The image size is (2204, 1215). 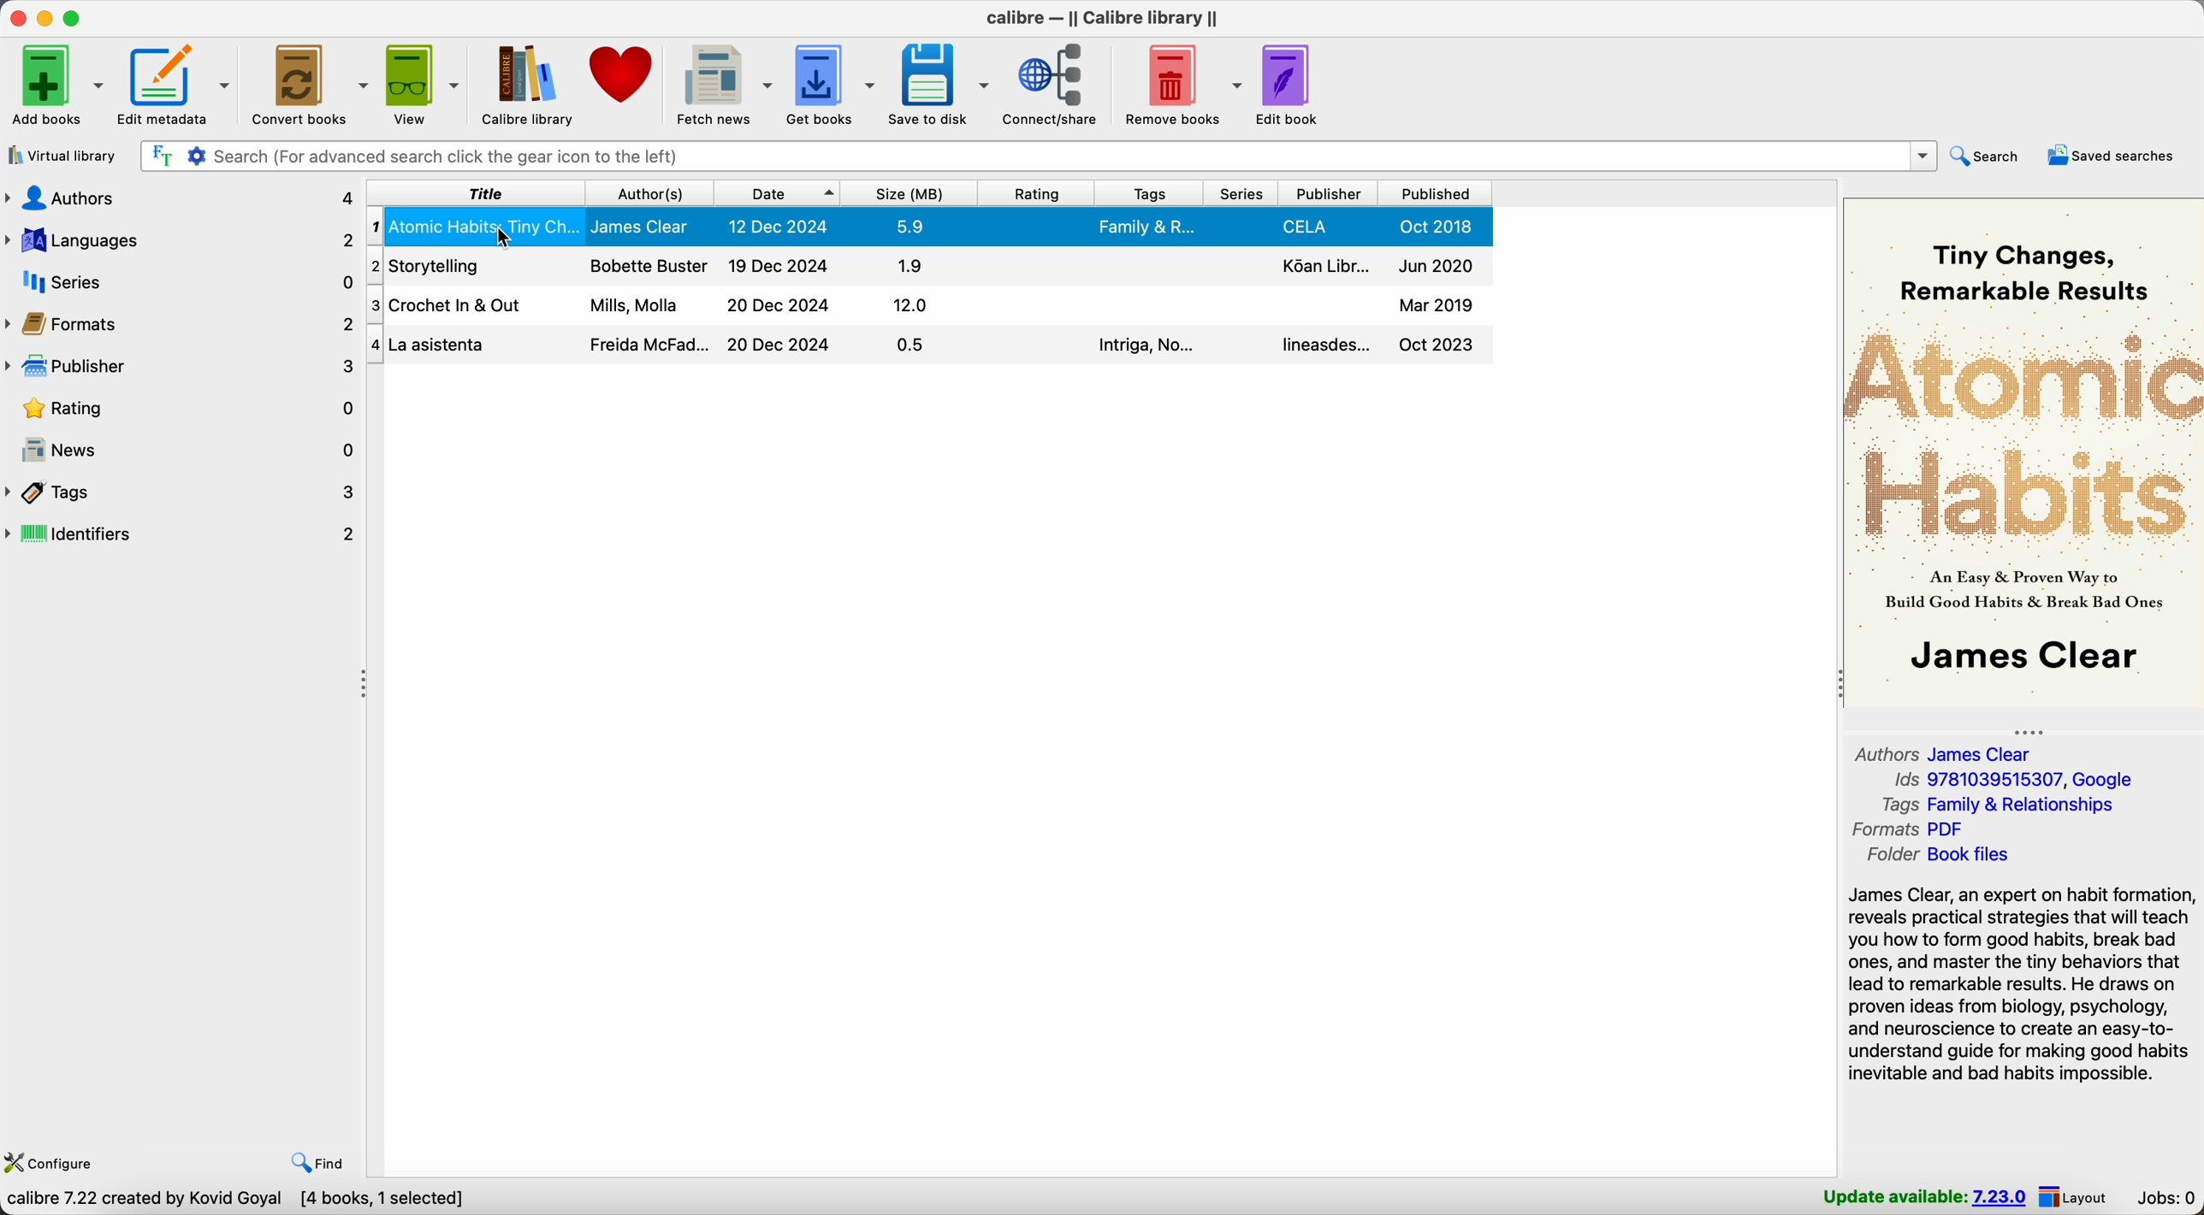 I want to click on author(s), so click(x=653, y=192).